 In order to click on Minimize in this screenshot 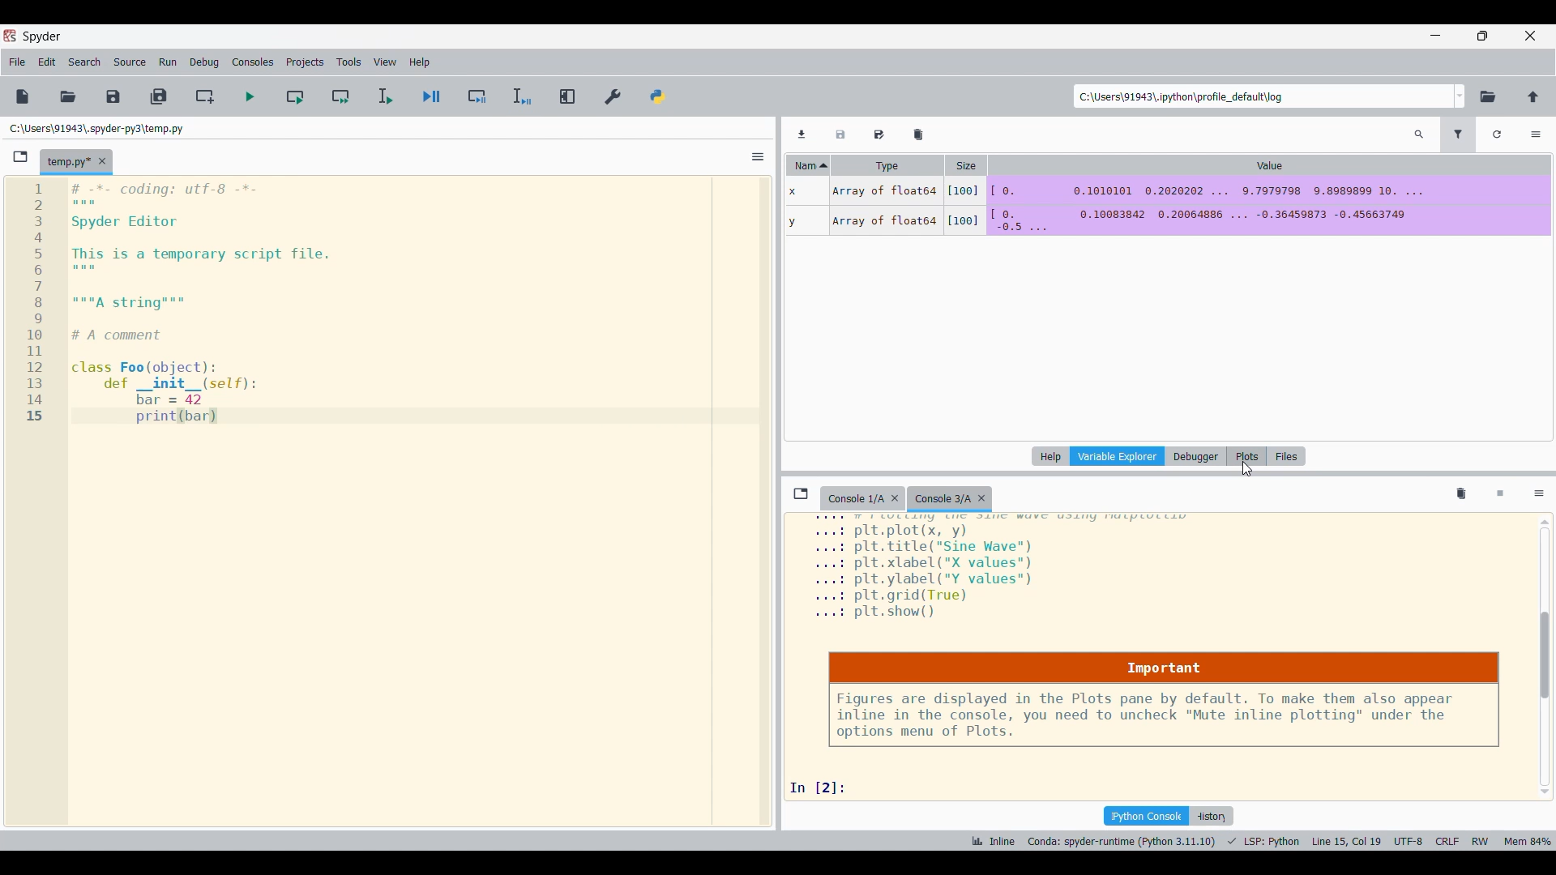, I will do `click(1438, 35)`.